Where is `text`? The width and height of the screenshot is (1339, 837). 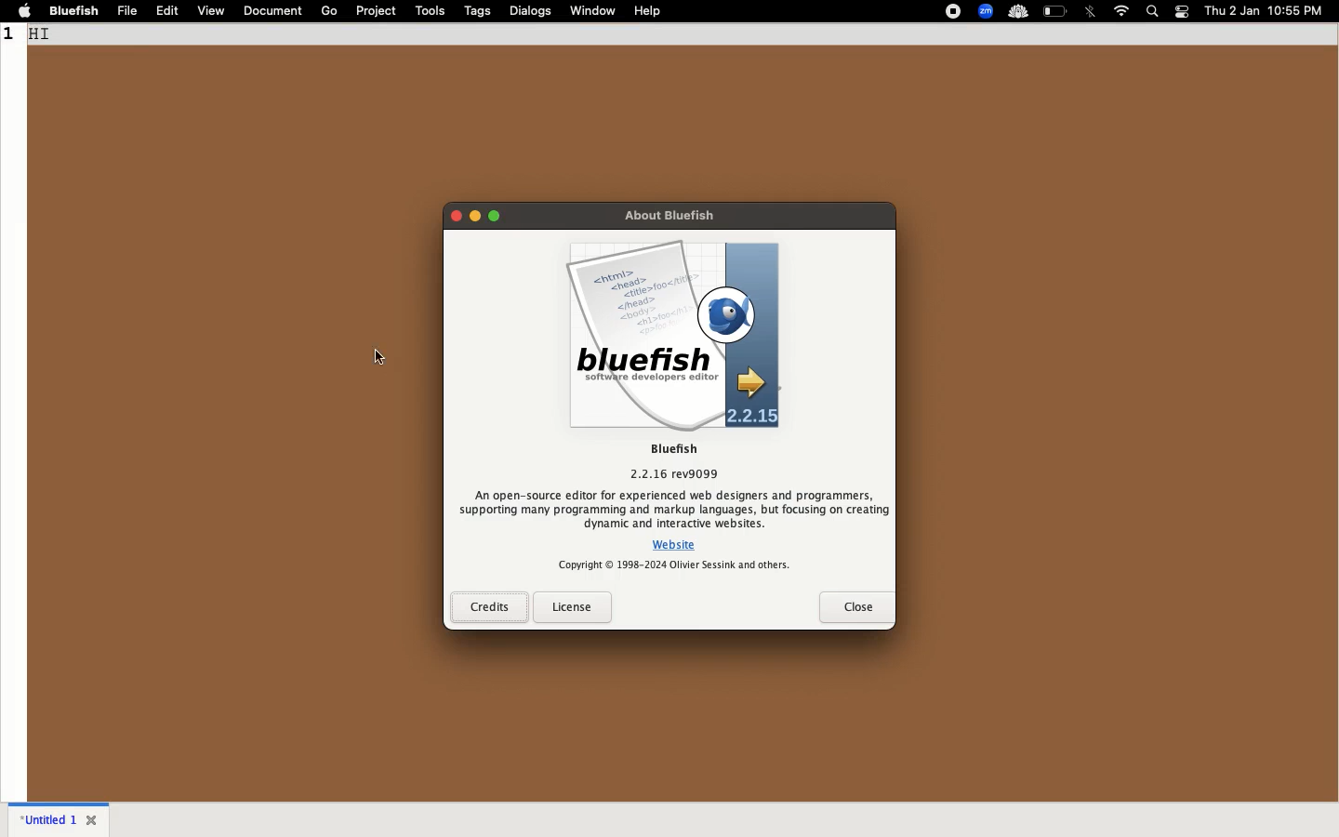
text is located at coordinates (674, 509).